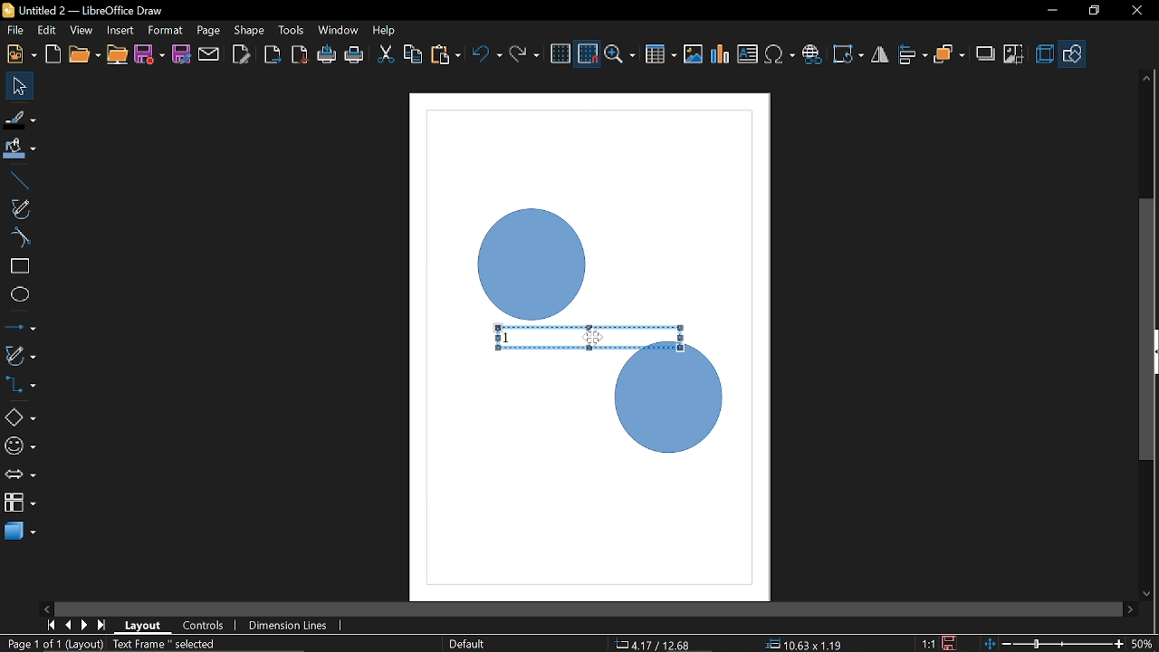 The image size is (1159, 652). Describe the element at coordinates (1143, 643) in the screenshot. I see `Current zoom` at that location.